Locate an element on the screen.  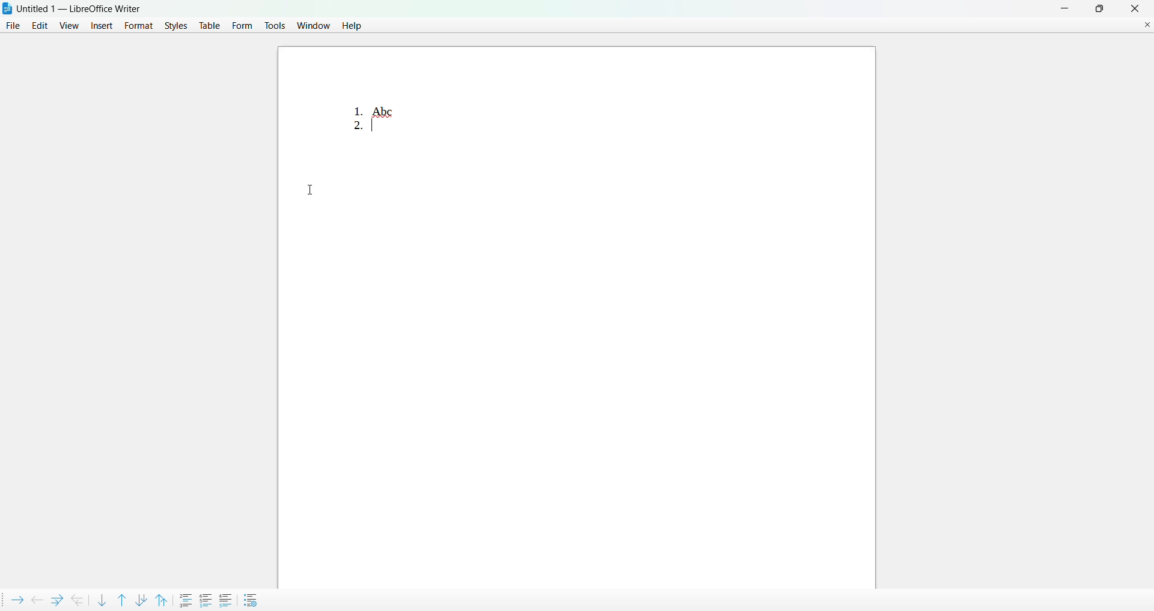
restart numbering is located at coordinates (207, 598).